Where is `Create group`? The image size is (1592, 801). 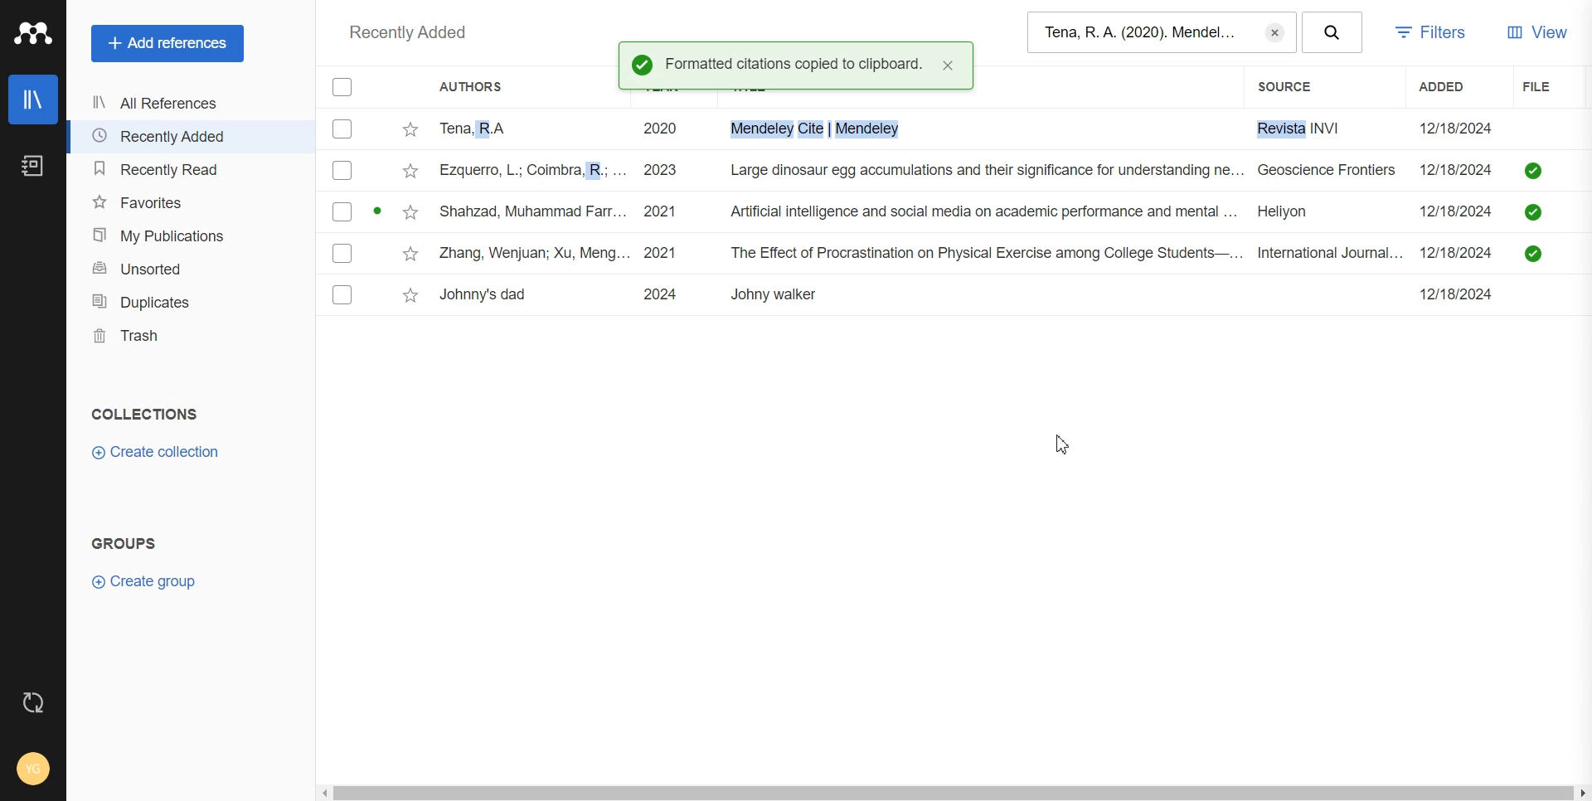 Create group is located at coordinates (143, 581).